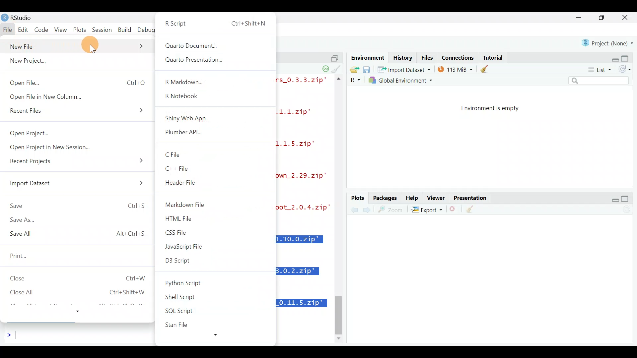 The height and width of the screenshot is (358, 637). I want to click on minimize, so click(582, 18).